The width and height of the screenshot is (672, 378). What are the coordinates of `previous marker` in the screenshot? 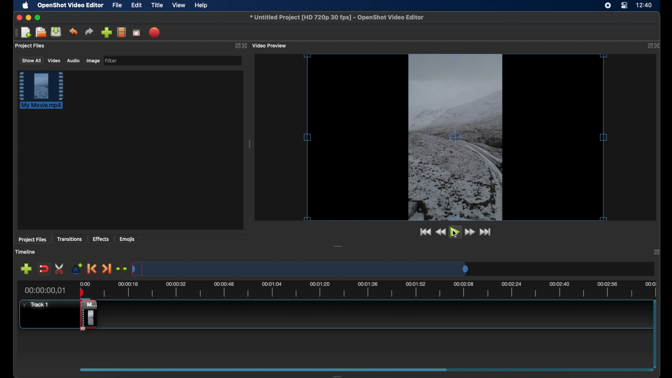 It's located at (91, 269).